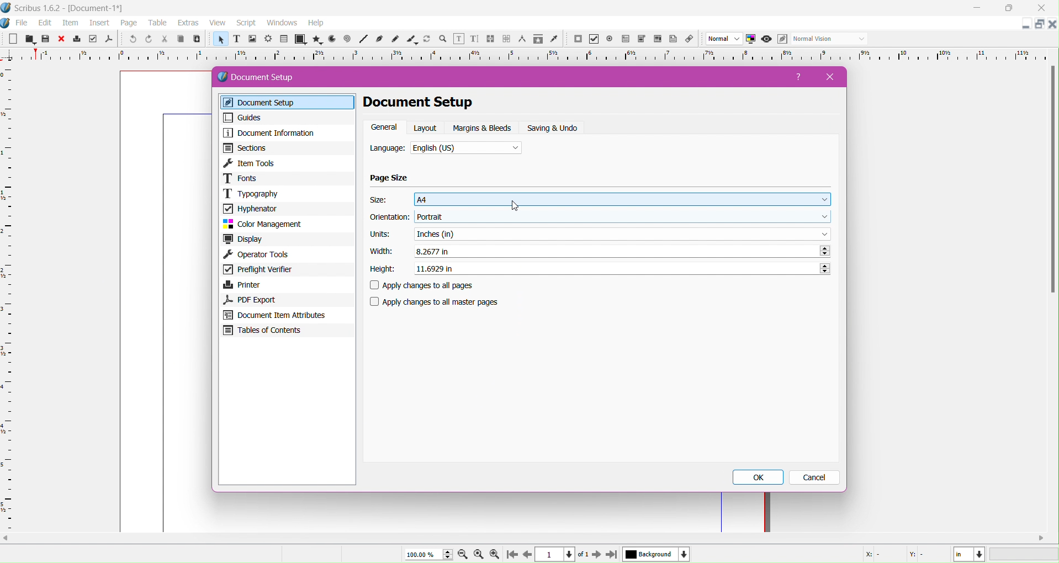 The image size is (1059, 563). Describe the element at coordinates (658, 40) in the screenshot. I see `pdf list box` at that location.